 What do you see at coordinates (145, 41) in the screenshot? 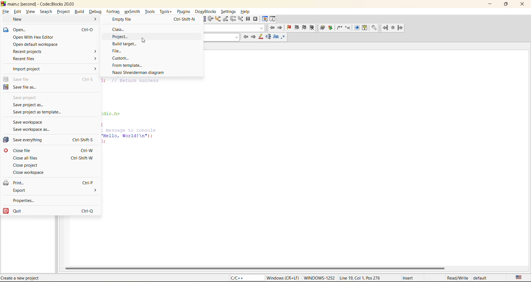
I see `cursor` at bounding box center [145, 41].